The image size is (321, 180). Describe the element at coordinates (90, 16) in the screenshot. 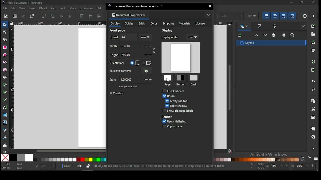

I see `raise` at that location.